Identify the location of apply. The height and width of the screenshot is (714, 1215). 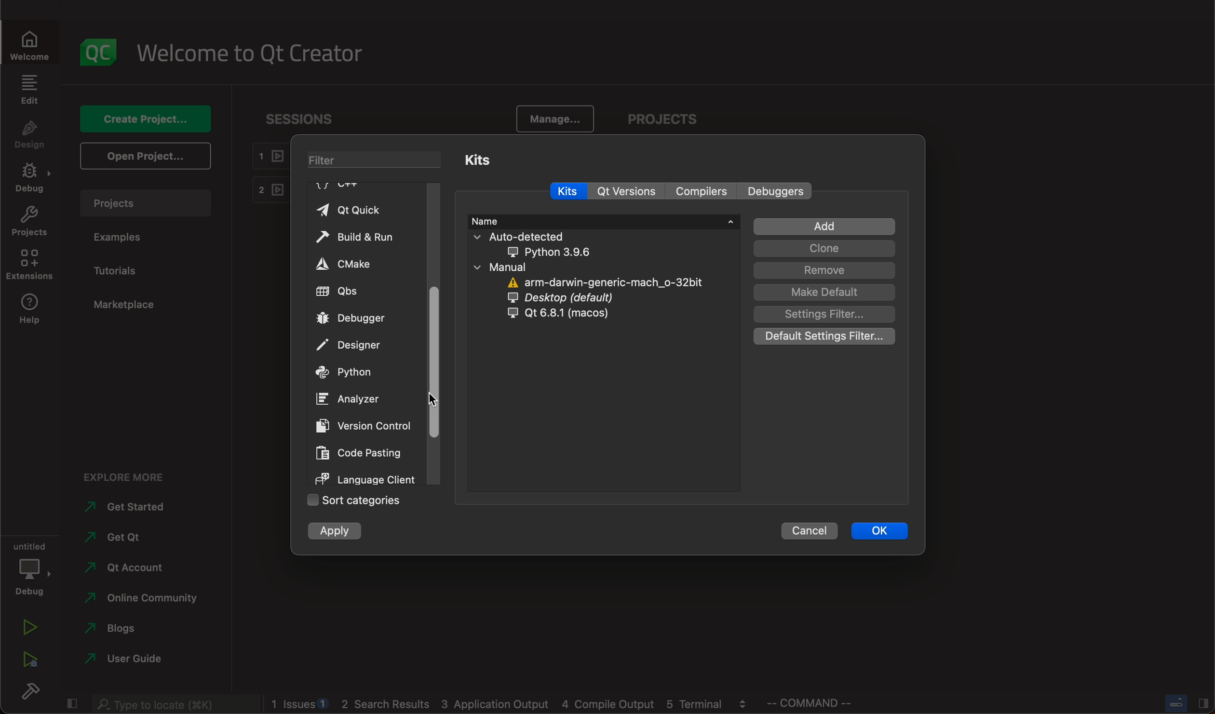
(337, 533).